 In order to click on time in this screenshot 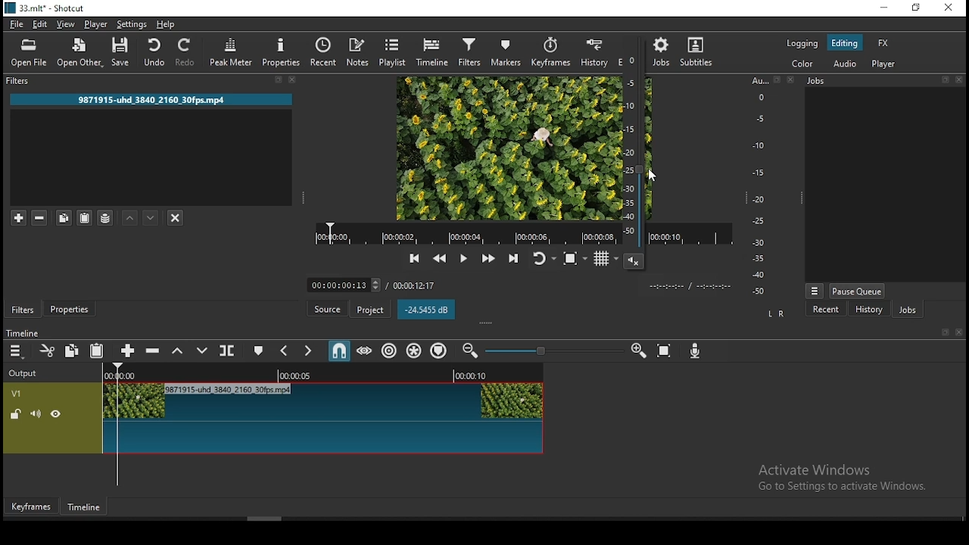, I will do `click(696, 285)`.